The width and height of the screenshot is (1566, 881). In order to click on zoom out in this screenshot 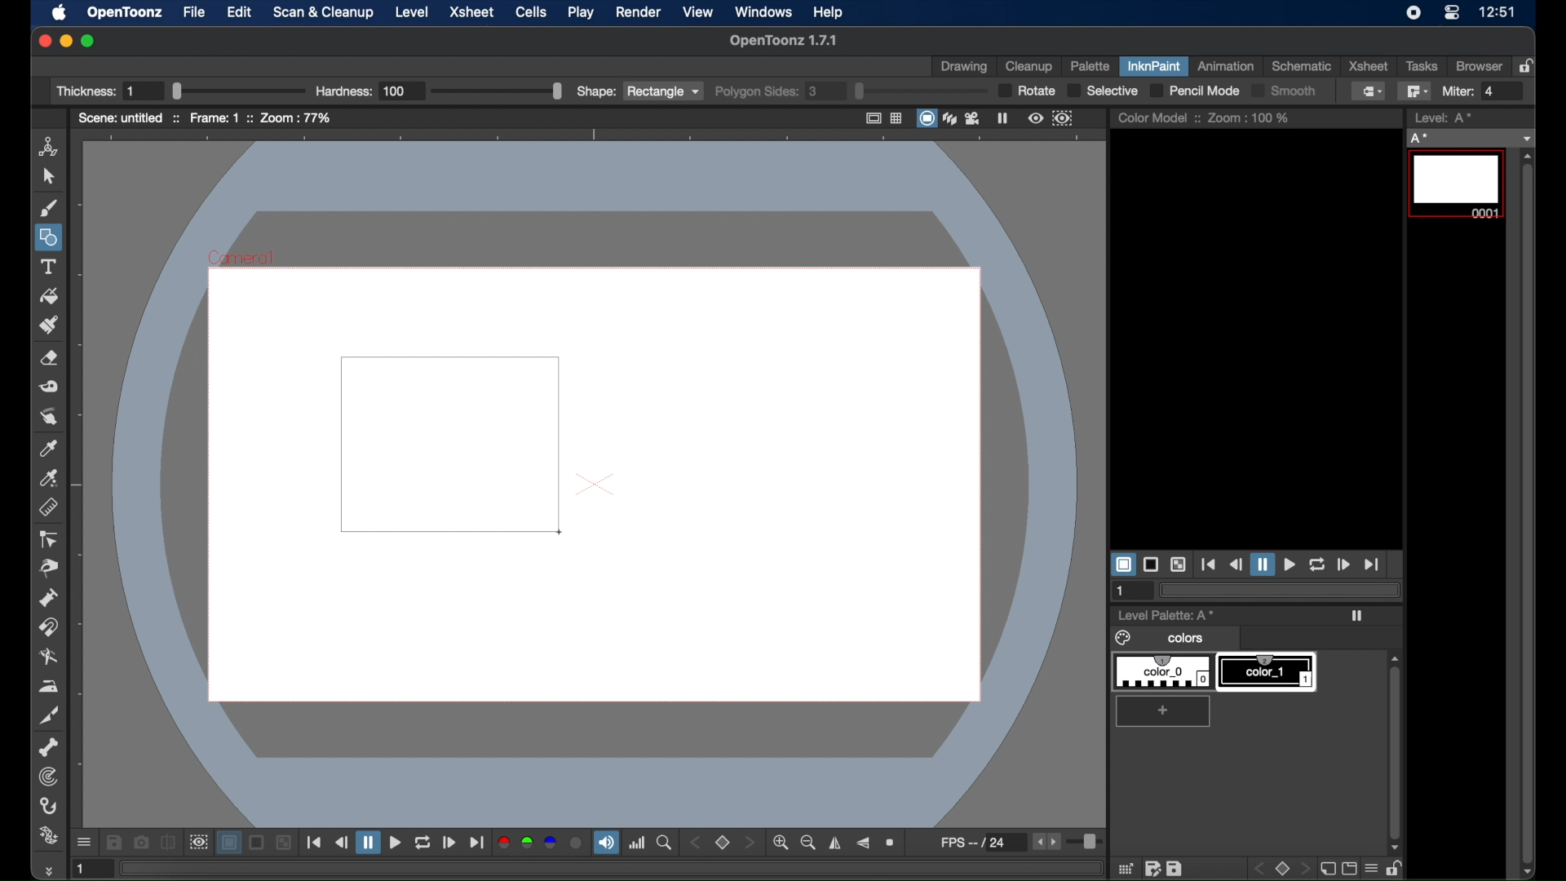, I will do `click(808, 843)`.